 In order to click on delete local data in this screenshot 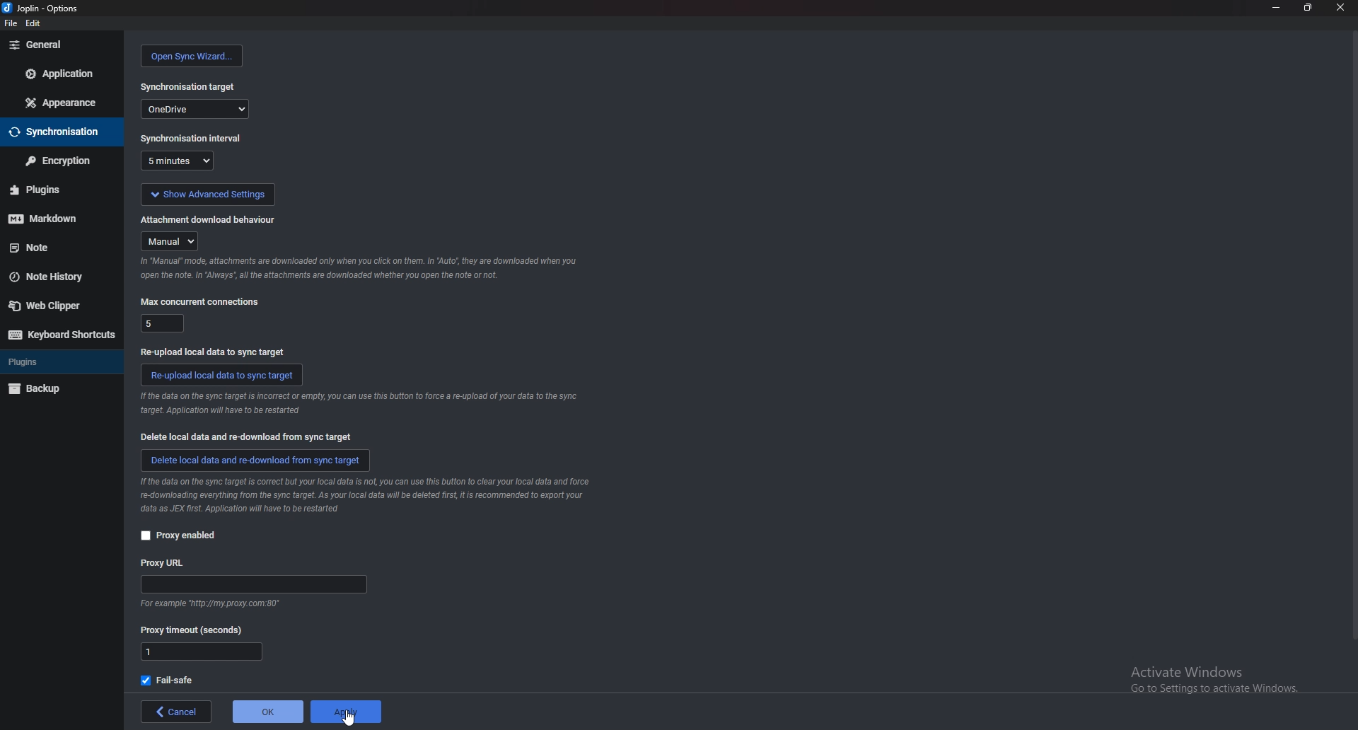, I will do `click(247, 436)`.